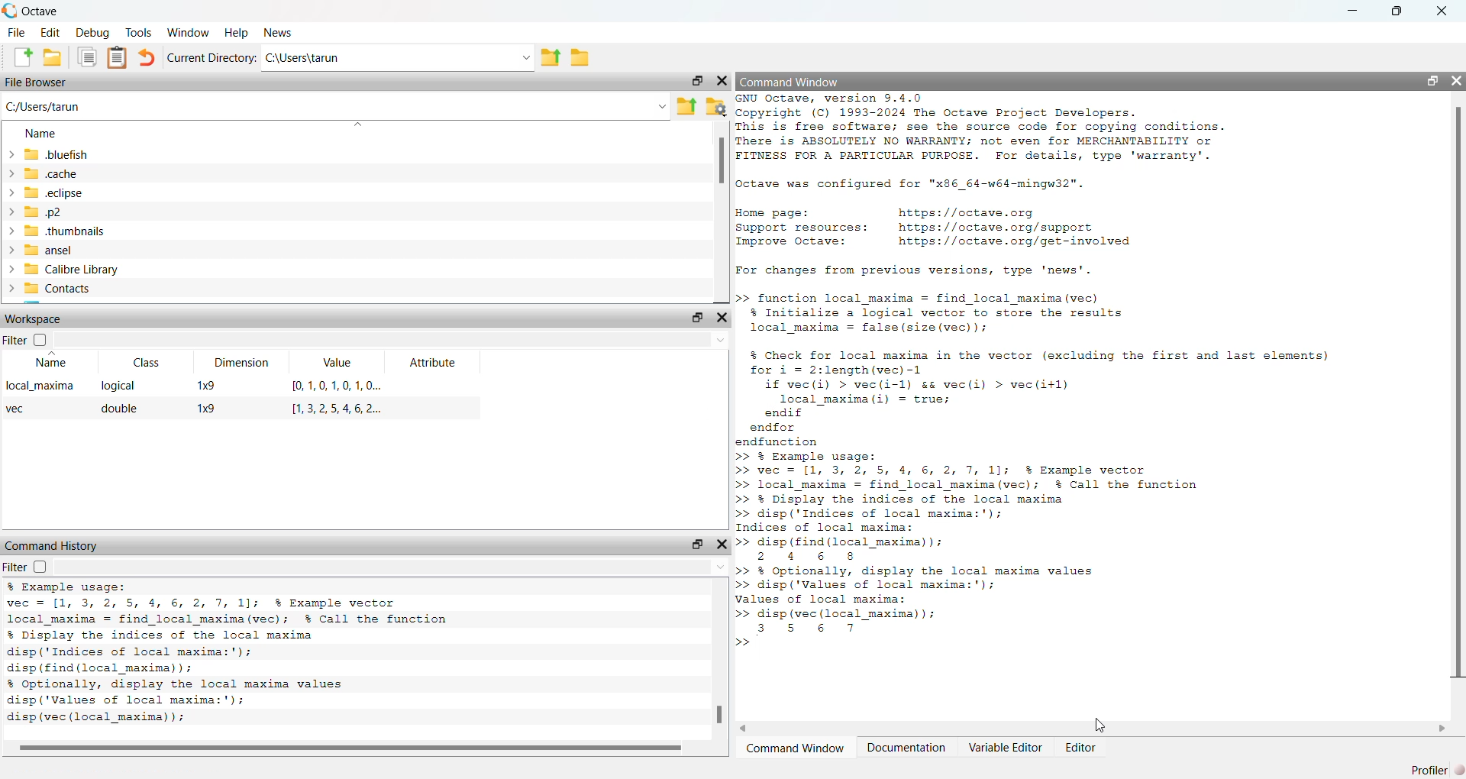  I want to click on Hide Widget, so click(722, 544).